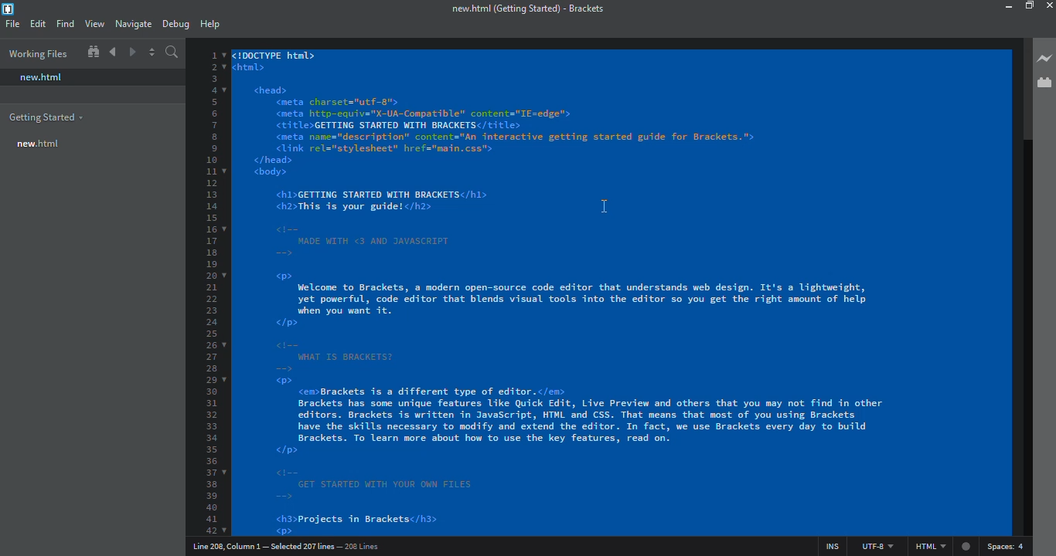  I want to click on split editor, so click(151, 52).